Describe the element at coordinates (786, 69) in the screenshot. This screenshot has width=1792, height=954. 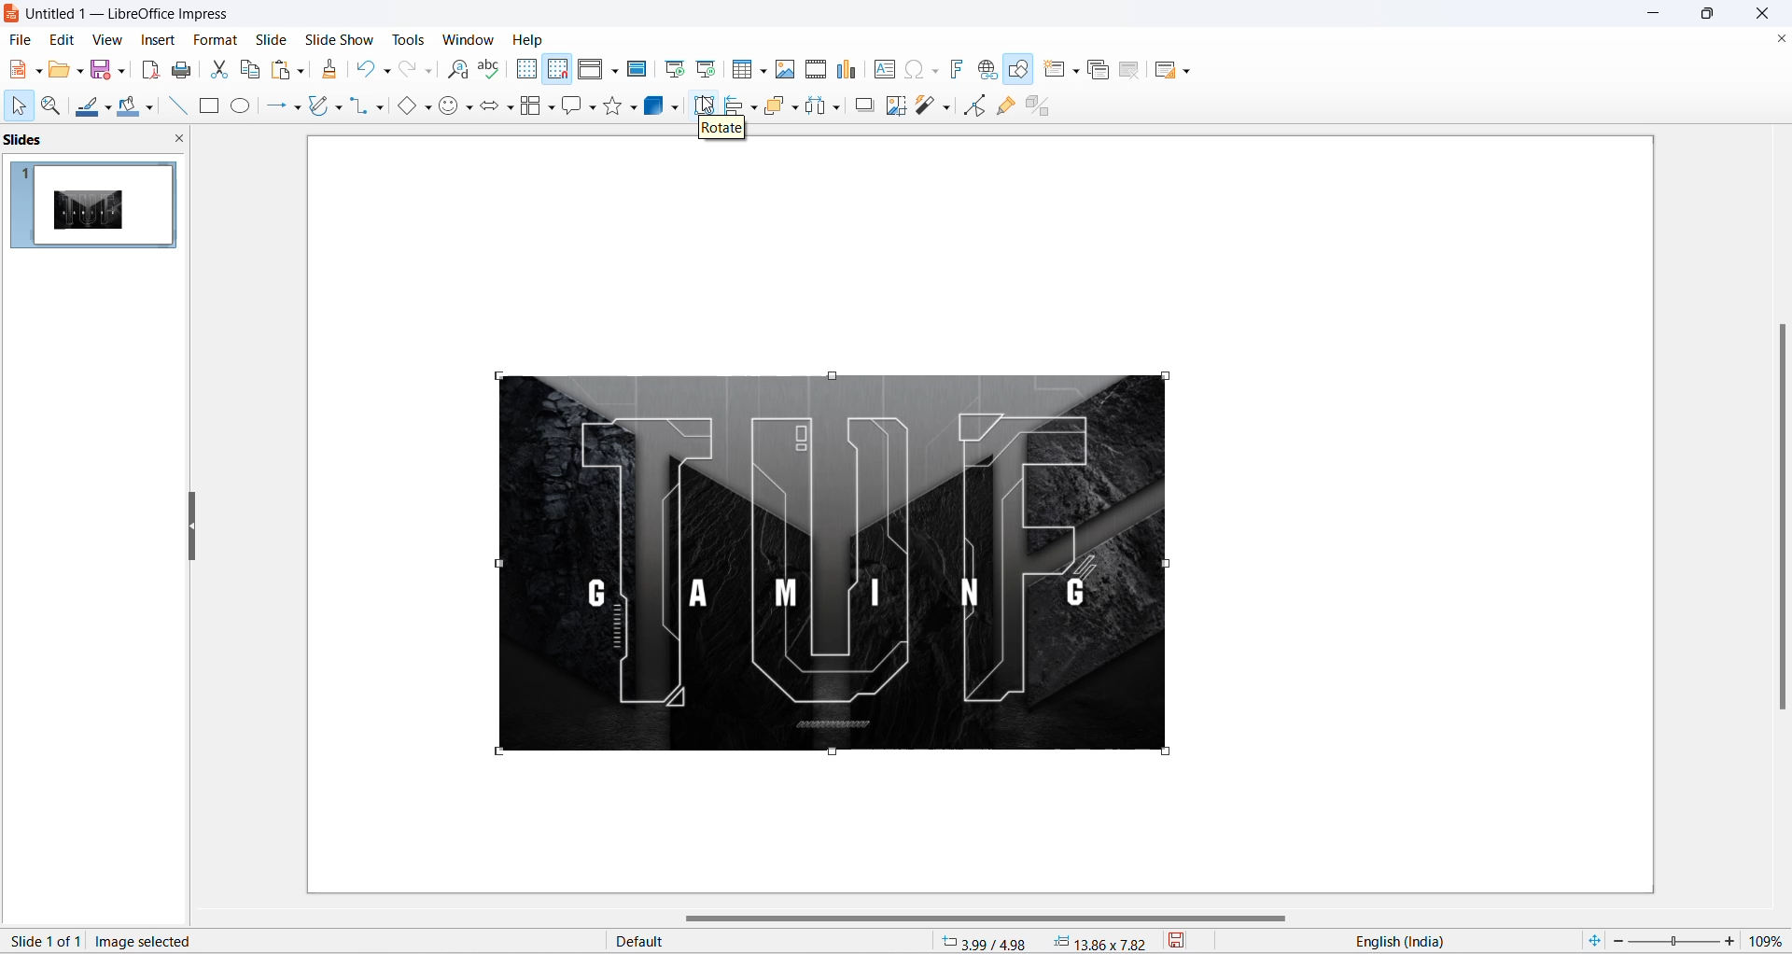
I see `insert images` at that location.